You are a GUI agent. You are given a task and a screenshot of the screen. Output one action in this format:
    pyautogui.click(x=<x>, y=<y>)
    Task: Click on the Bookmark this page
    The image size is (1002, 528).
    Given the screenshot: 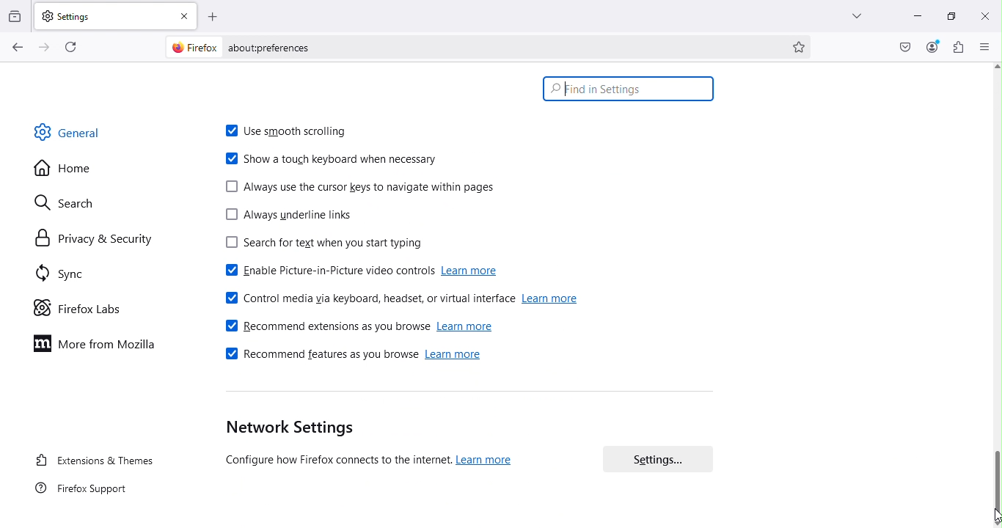 What is the action you would take?
    pyautogui.click(x=802, y=48)
    